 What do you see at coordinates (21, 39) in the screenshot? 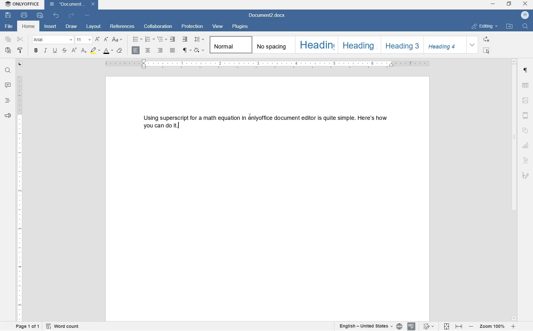
I see `cut` at bounding box center [21, 39].